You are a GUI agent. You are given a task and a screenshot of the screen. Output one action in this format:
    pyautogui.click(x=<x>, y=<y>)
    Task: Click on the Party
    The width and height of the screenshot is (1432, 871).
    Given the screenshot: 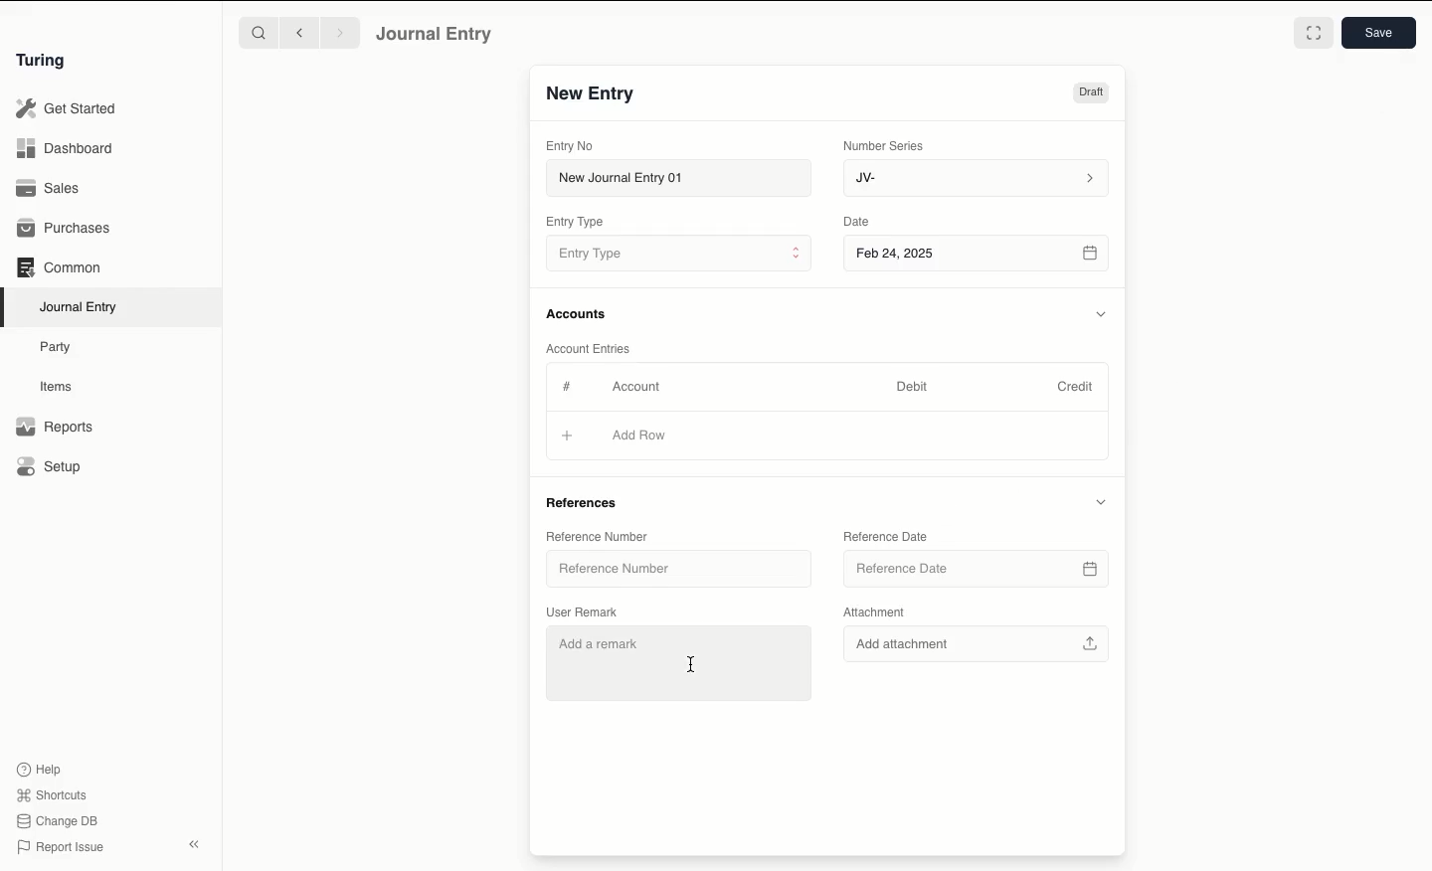 What is the action you would take?
    pyautogui.click(x=61, y=348)
    